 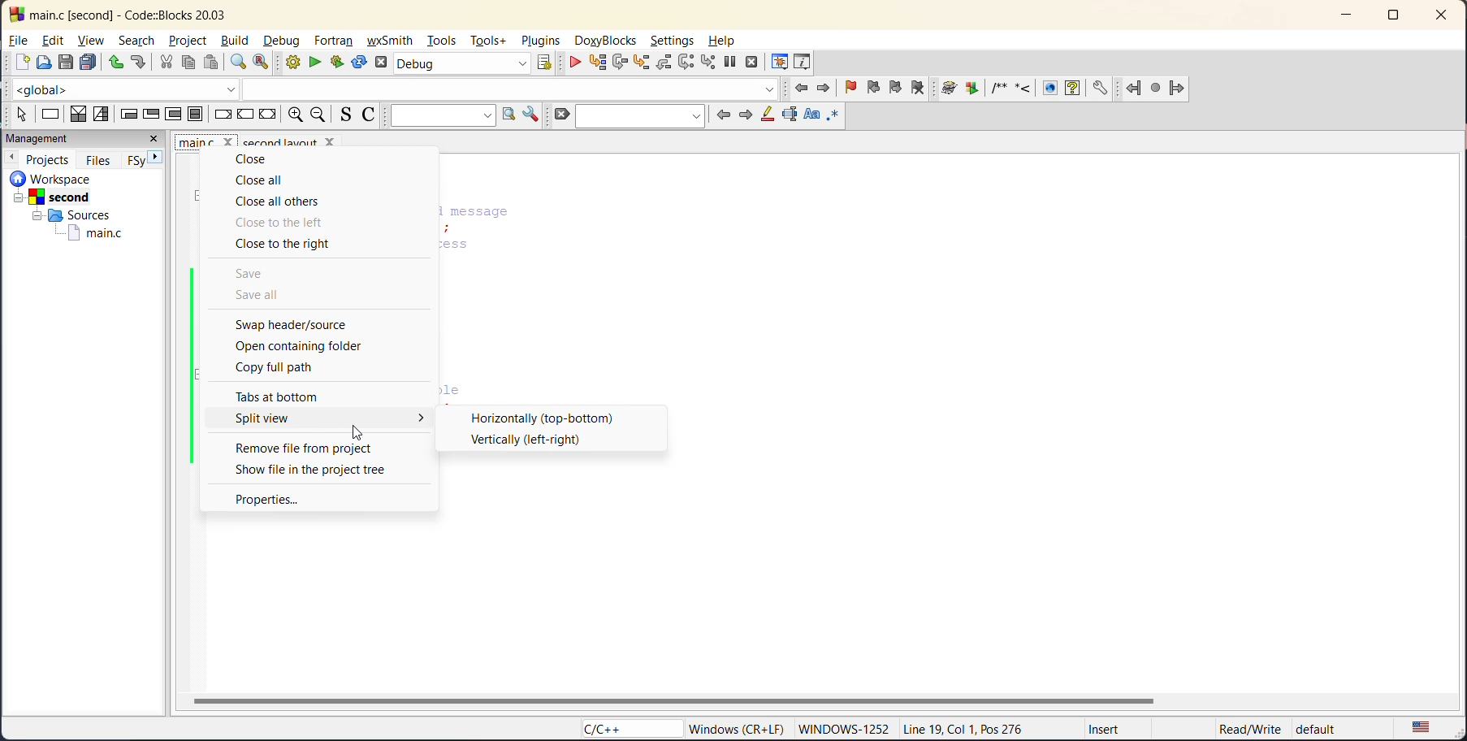 I want to click on build, so click(x=288, y=62).